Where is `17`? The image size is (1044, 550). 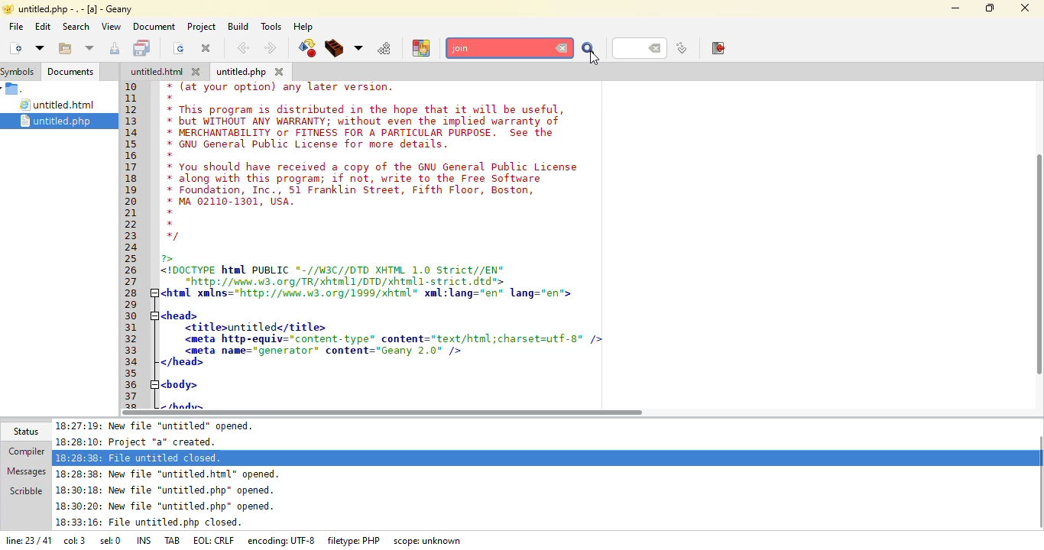 17 is located at coordinates (131, 167).